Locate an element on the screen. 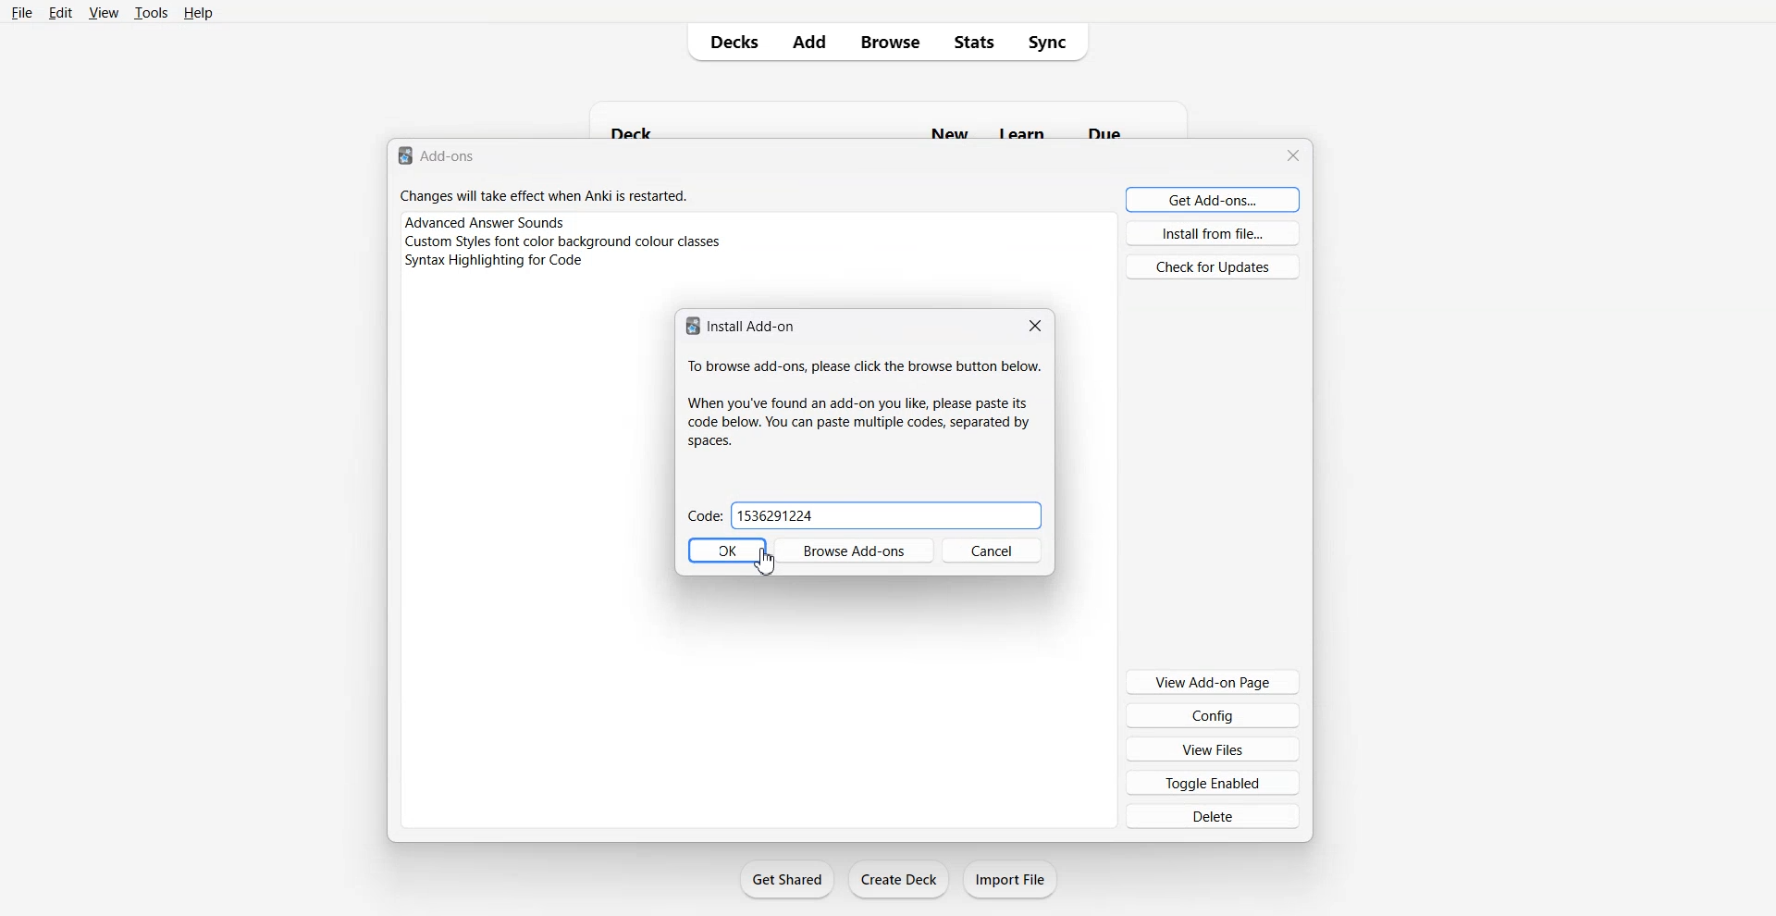 Image resolution: width=1776 pixels, height=916 pixels. Config is located at coordinates (1213, 714).